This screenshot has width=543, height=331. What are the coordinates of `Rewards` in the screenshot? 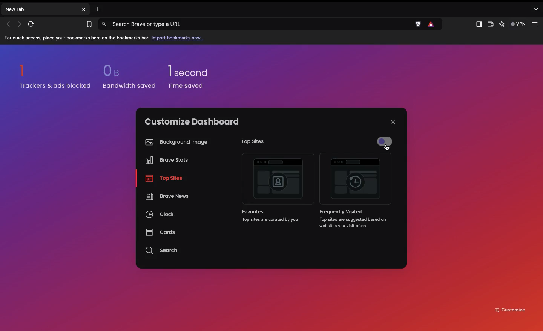 It's located at (432, 24).